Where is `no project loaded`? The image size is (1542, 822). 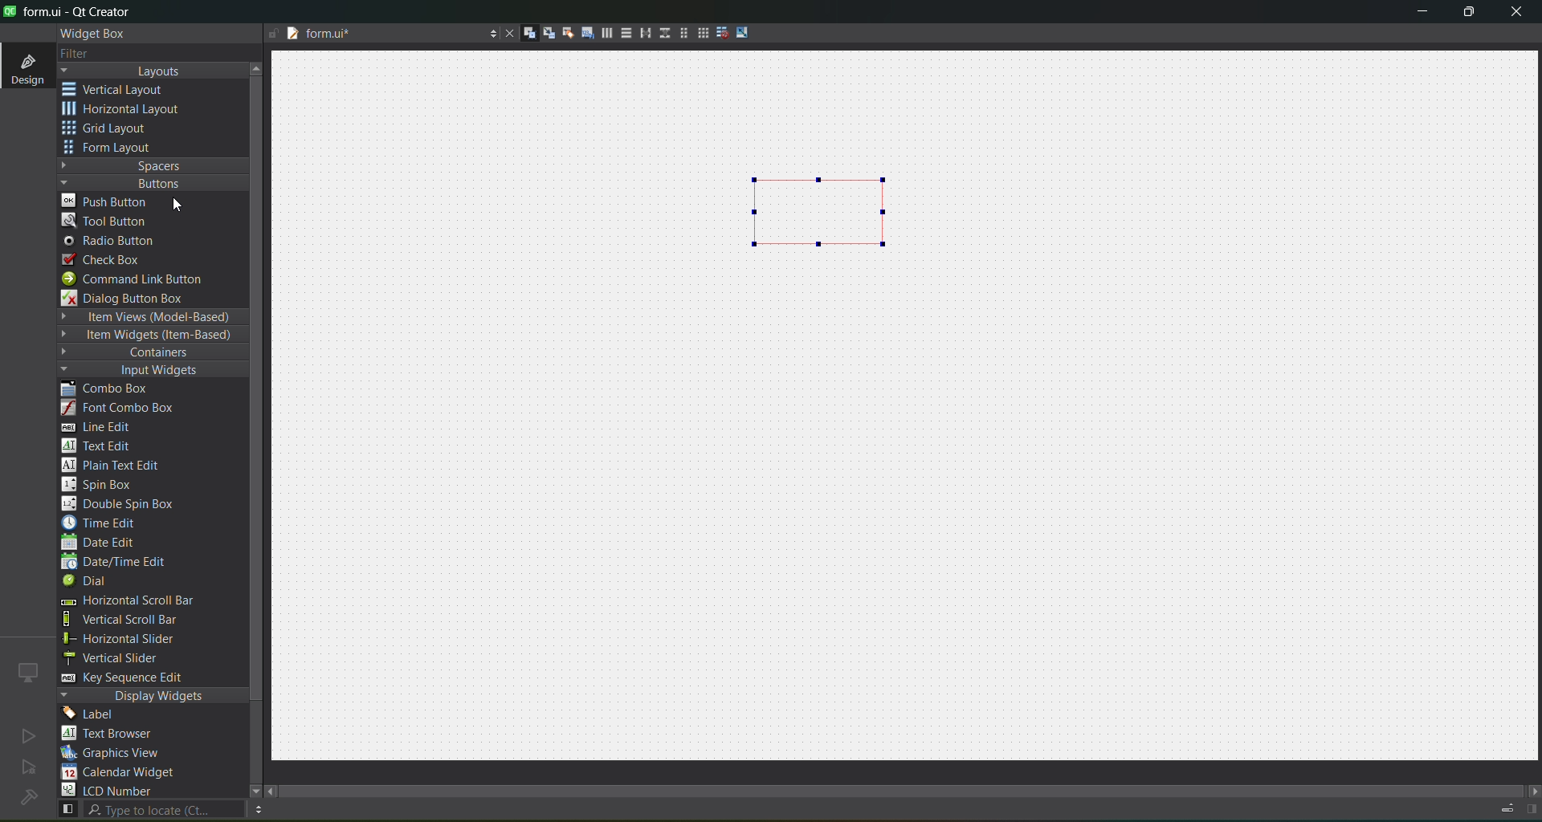
no project loaded is located at coordinates (28, 797).